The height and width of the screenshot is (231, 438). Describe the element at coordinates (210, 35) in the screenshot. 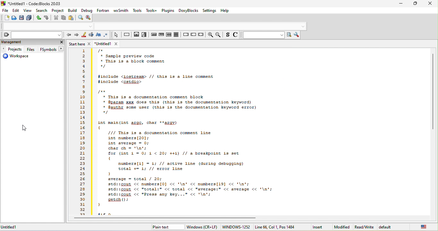

I see `zoom in` at that location.